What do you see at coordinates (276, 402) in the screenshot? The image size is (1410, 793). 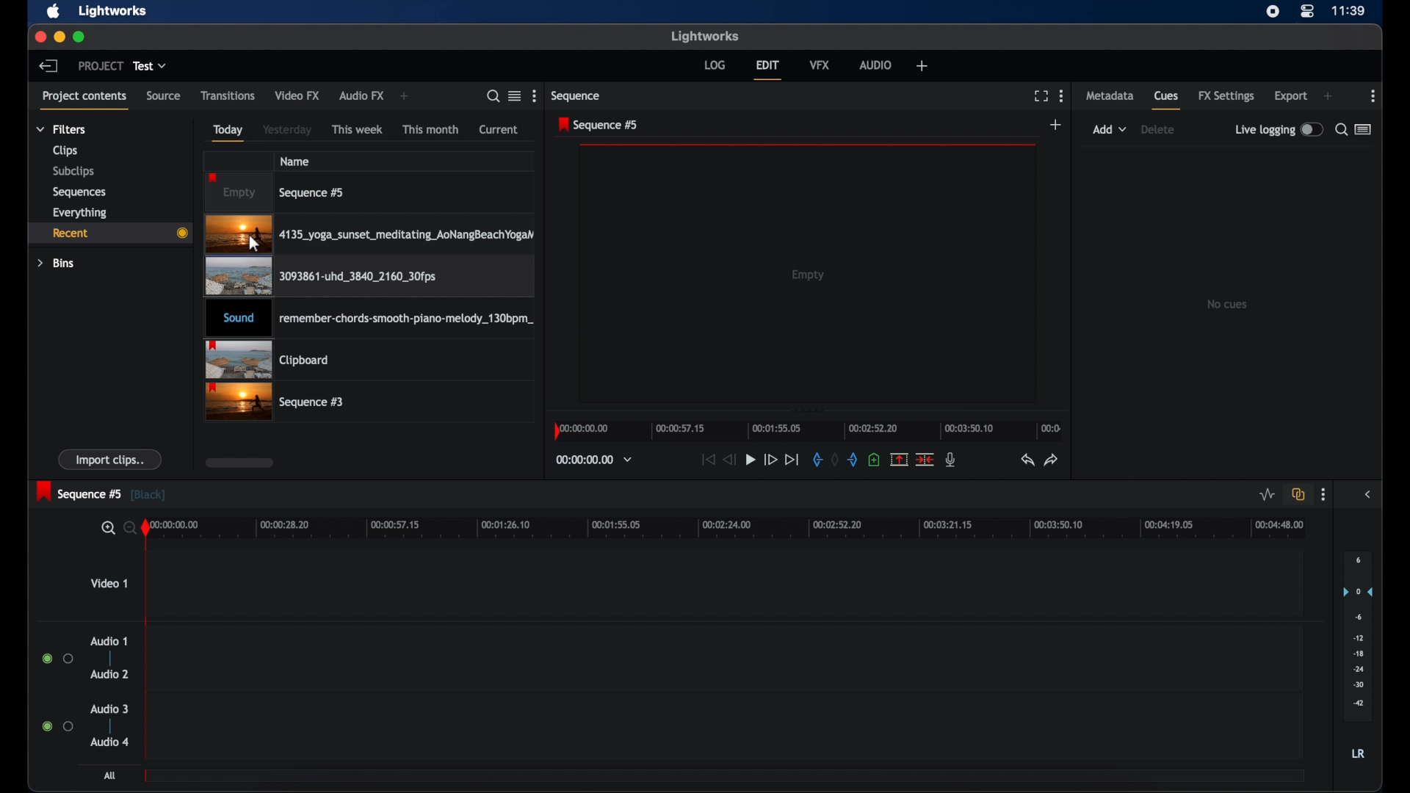 I see `sequence 3` at bounding box center [276, 402].